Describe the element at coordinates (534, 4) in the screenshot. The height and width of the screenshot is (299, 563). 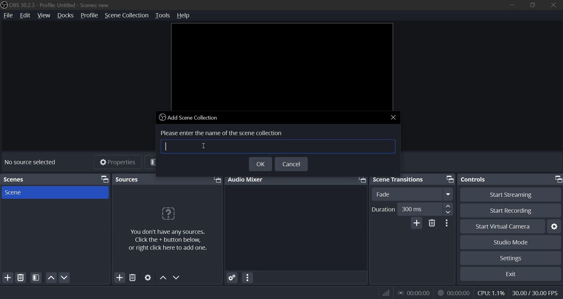
I see `restore down` at that location.